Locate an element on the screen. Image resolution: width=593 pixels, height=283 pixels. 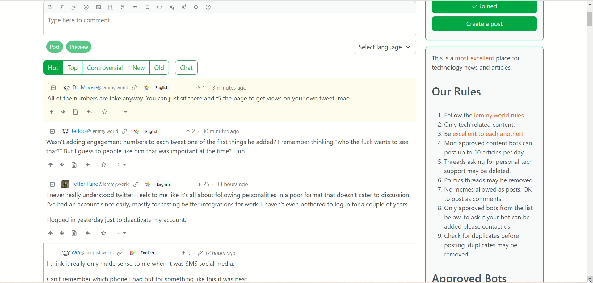
Upvote  is located at coordinates (51, 112).